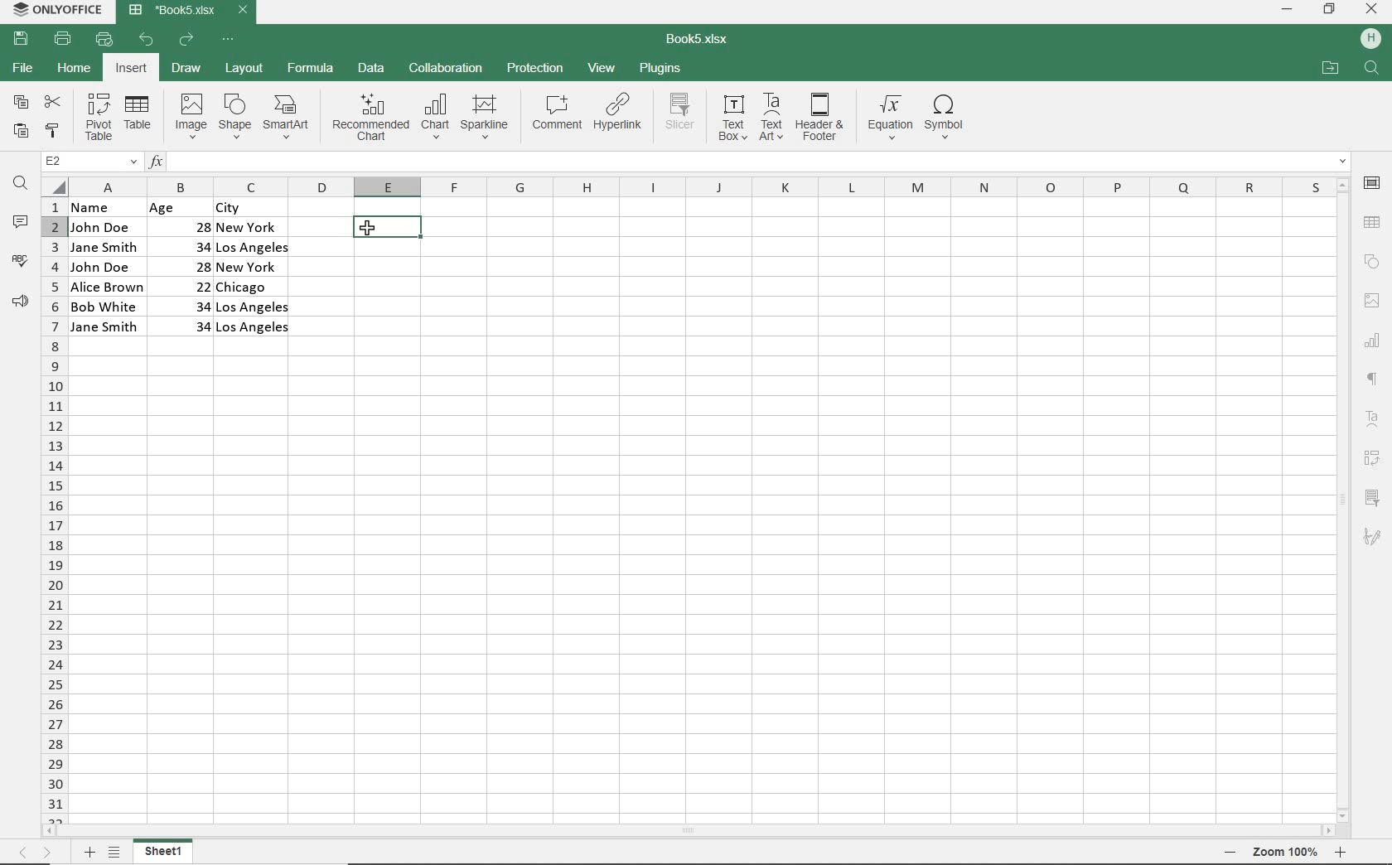  I want to click on SPARKLINE, so click(485, 118).